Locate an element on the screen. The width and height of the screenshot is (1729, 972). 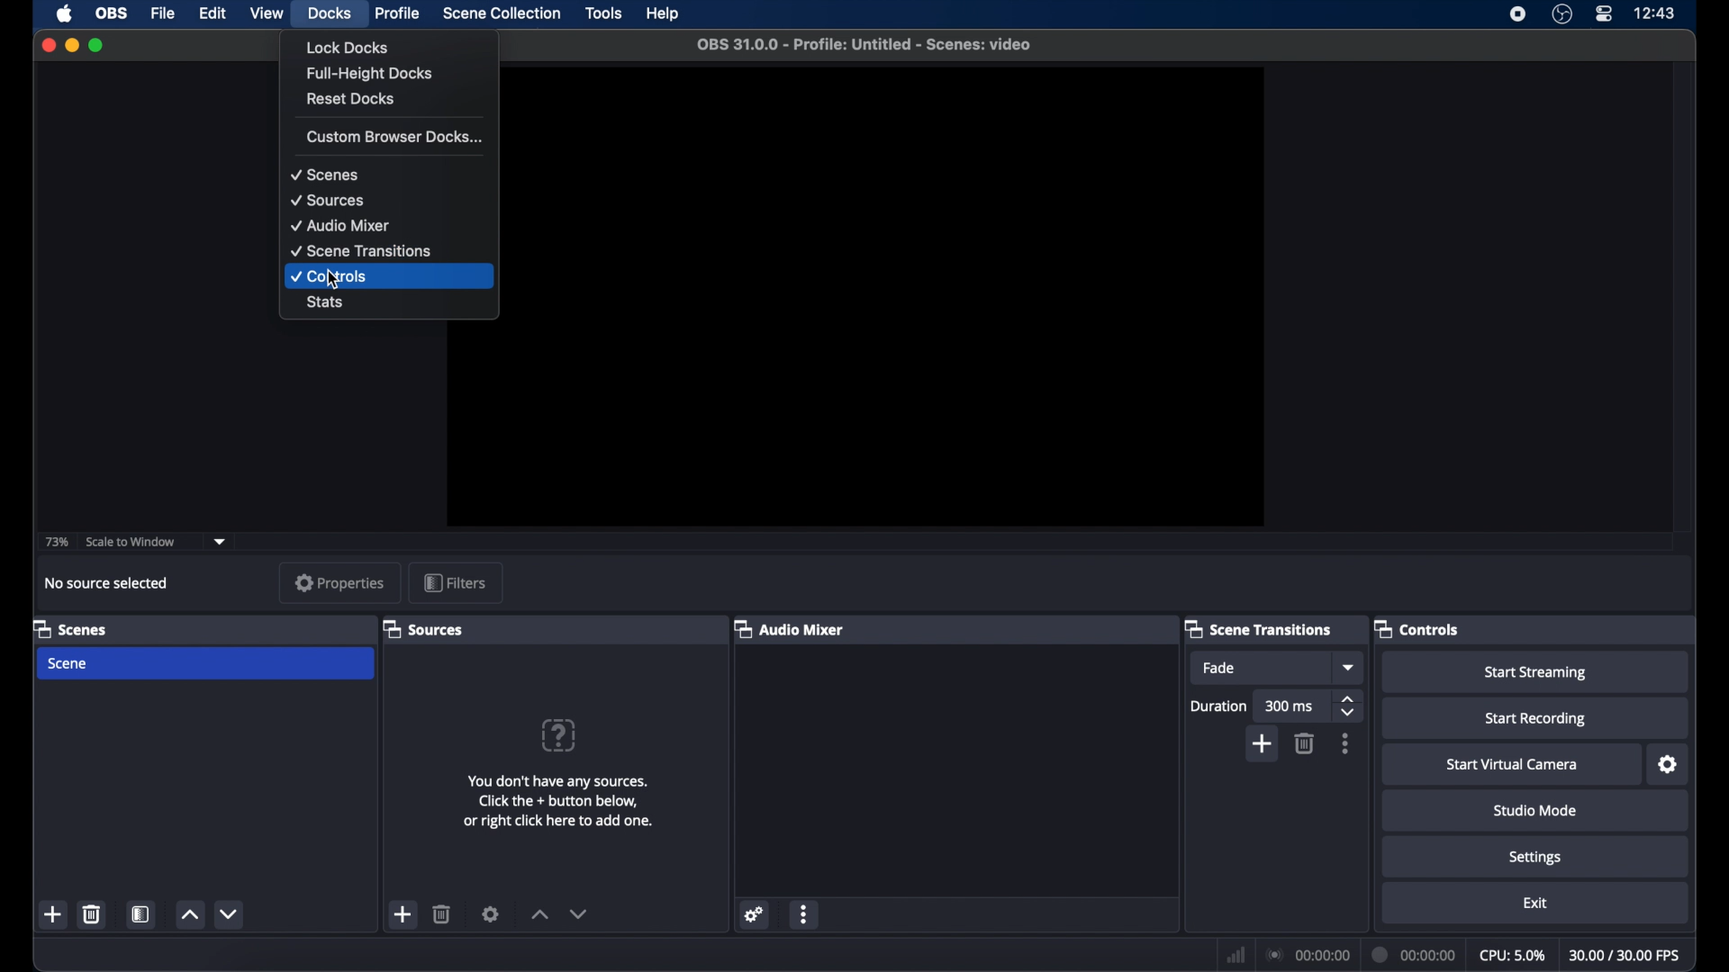
increment is located at coordinates (539, 914).